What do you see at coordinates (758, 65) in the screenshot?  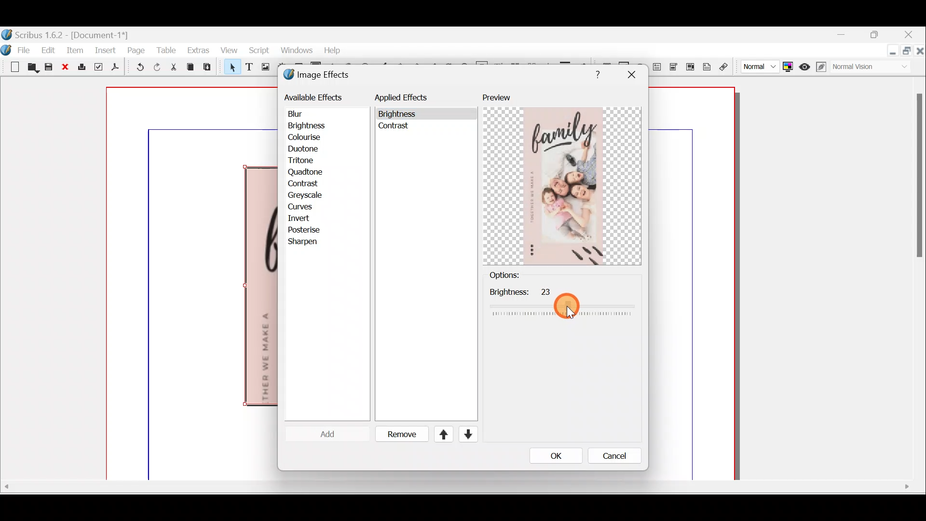 I see `Select image preview quality` at bounding box center [758, 65].